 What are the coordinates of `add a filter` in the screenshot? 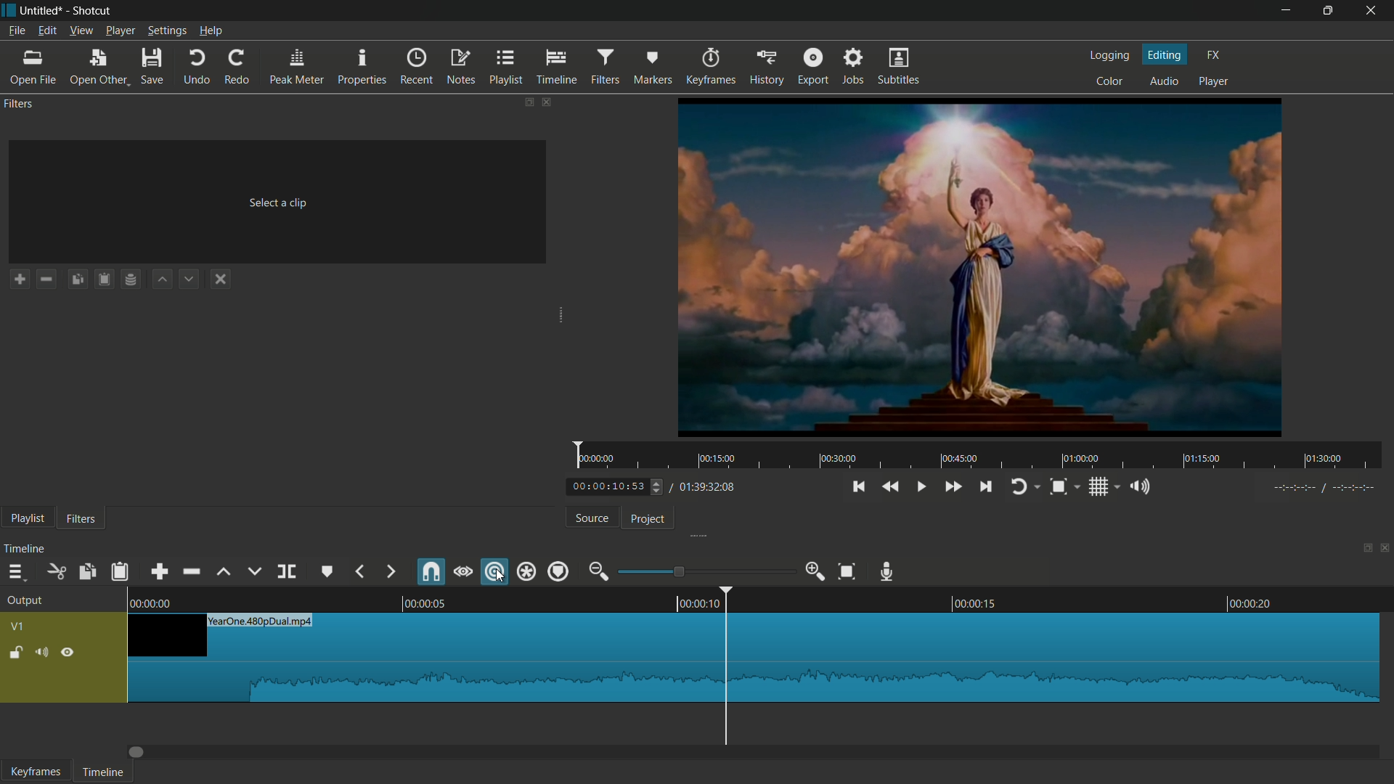 It's located at (18, 279).